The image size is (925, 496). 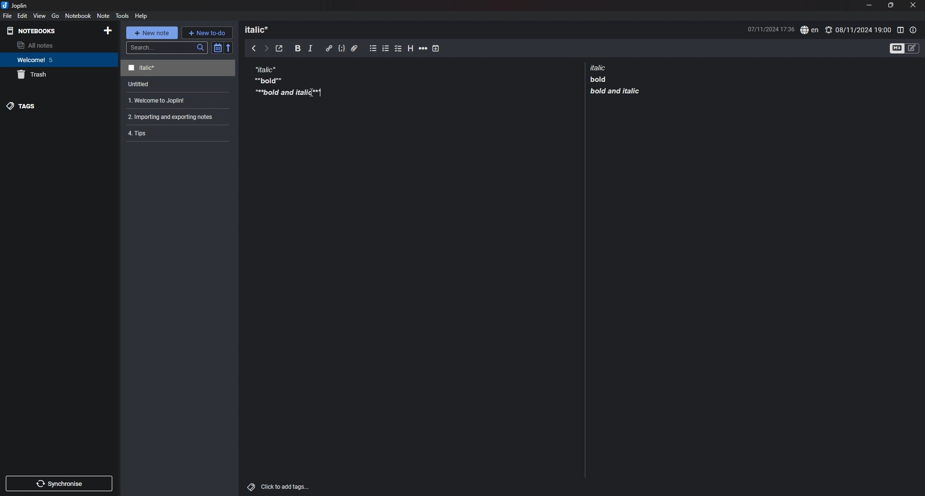 I want to click on add time, so click(x=436, y=48).